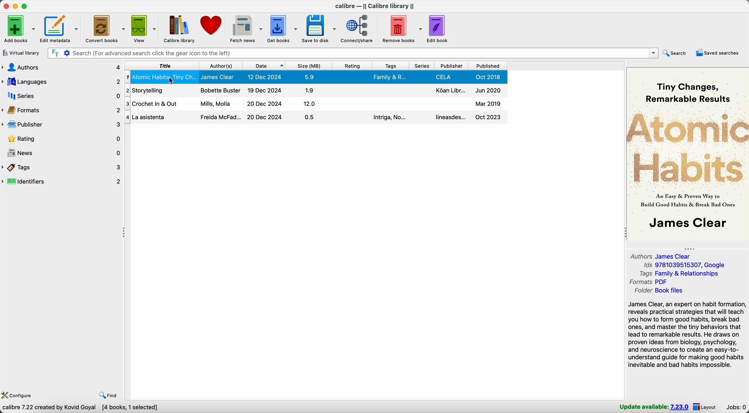 The height and width of the screenshot is (413, 749). I want to click on Calibre library, so click(180, 28).